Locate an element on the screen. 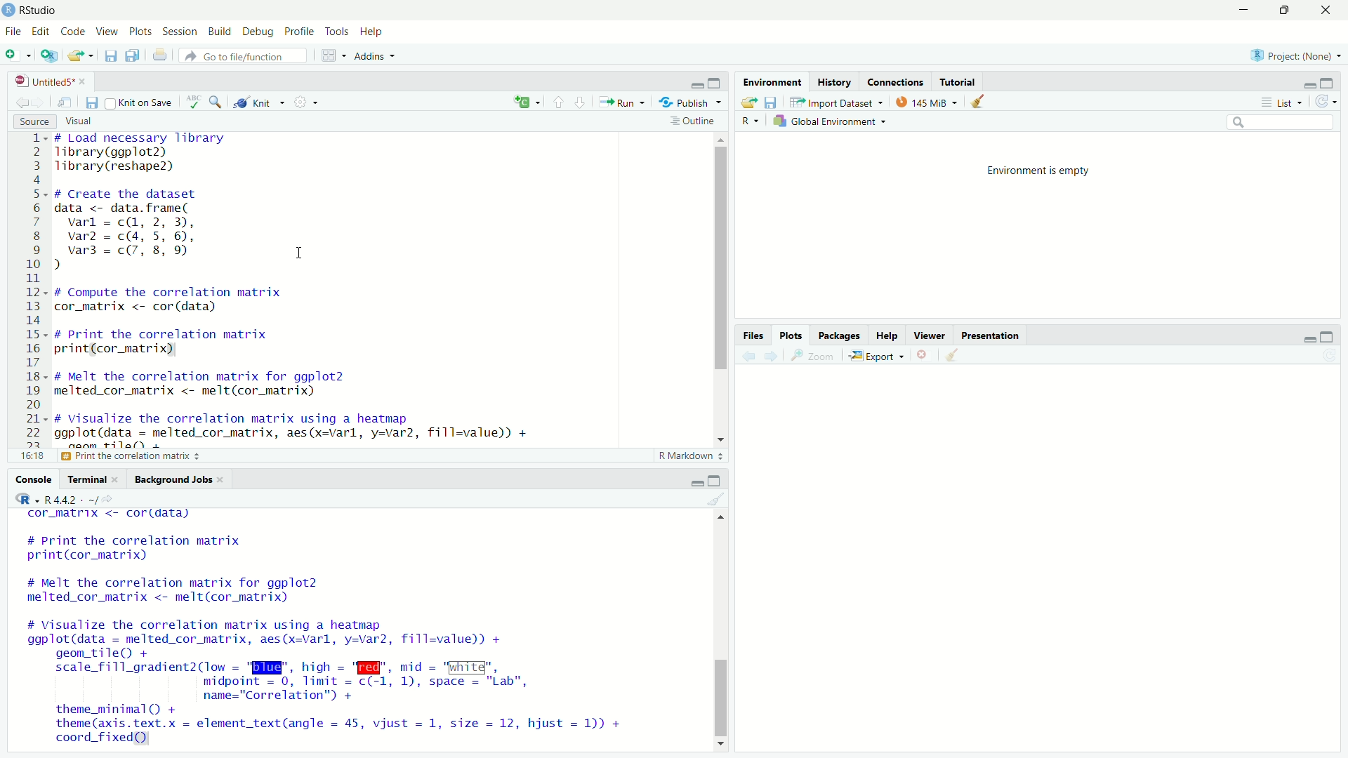  r language R4.4.2 is located at coordinates (80, 499).